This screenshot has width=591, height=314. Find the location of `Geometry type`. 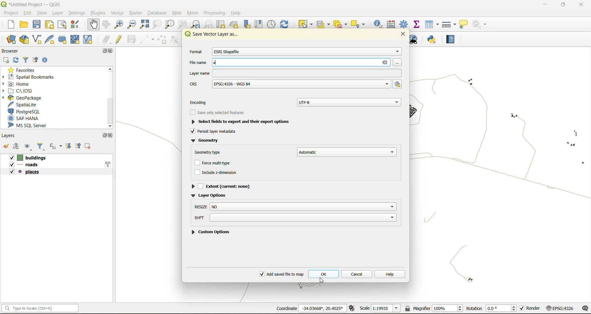

Geometry type is located at coordinates (210, 151).